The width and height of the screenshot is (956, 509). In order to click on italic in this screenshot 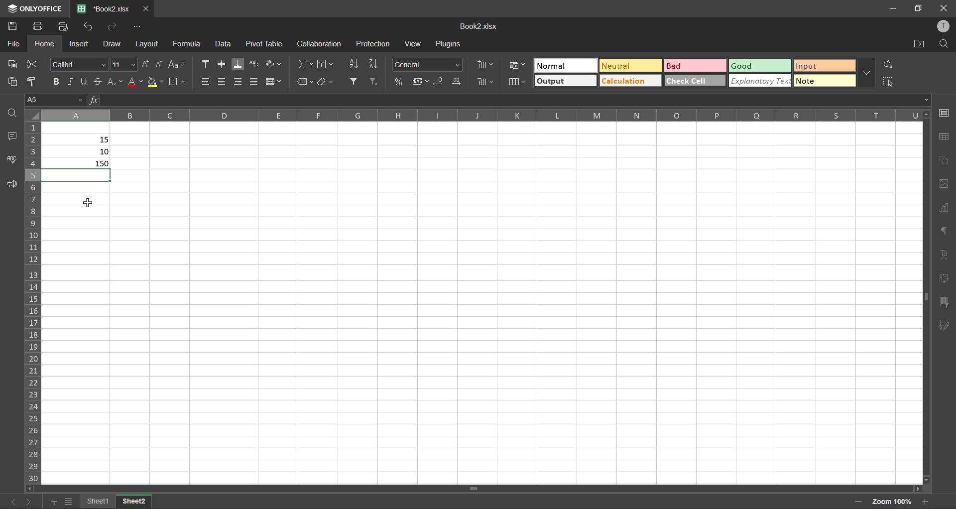, I will do `click(71, 80)`.